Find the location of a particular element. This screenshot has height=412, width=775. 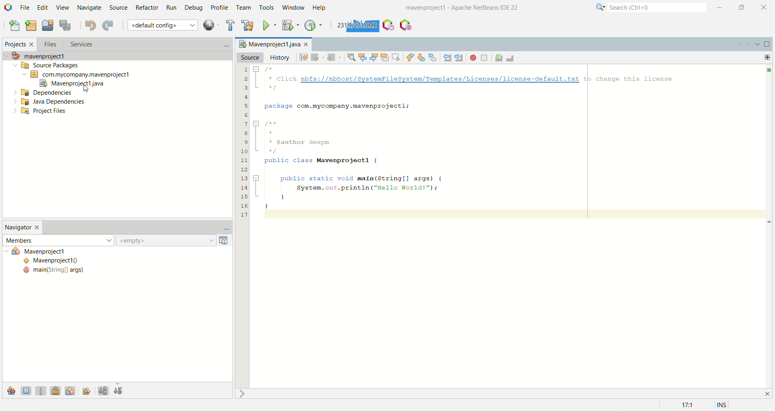

main(String[] args) is located at coordinates (54, 271).